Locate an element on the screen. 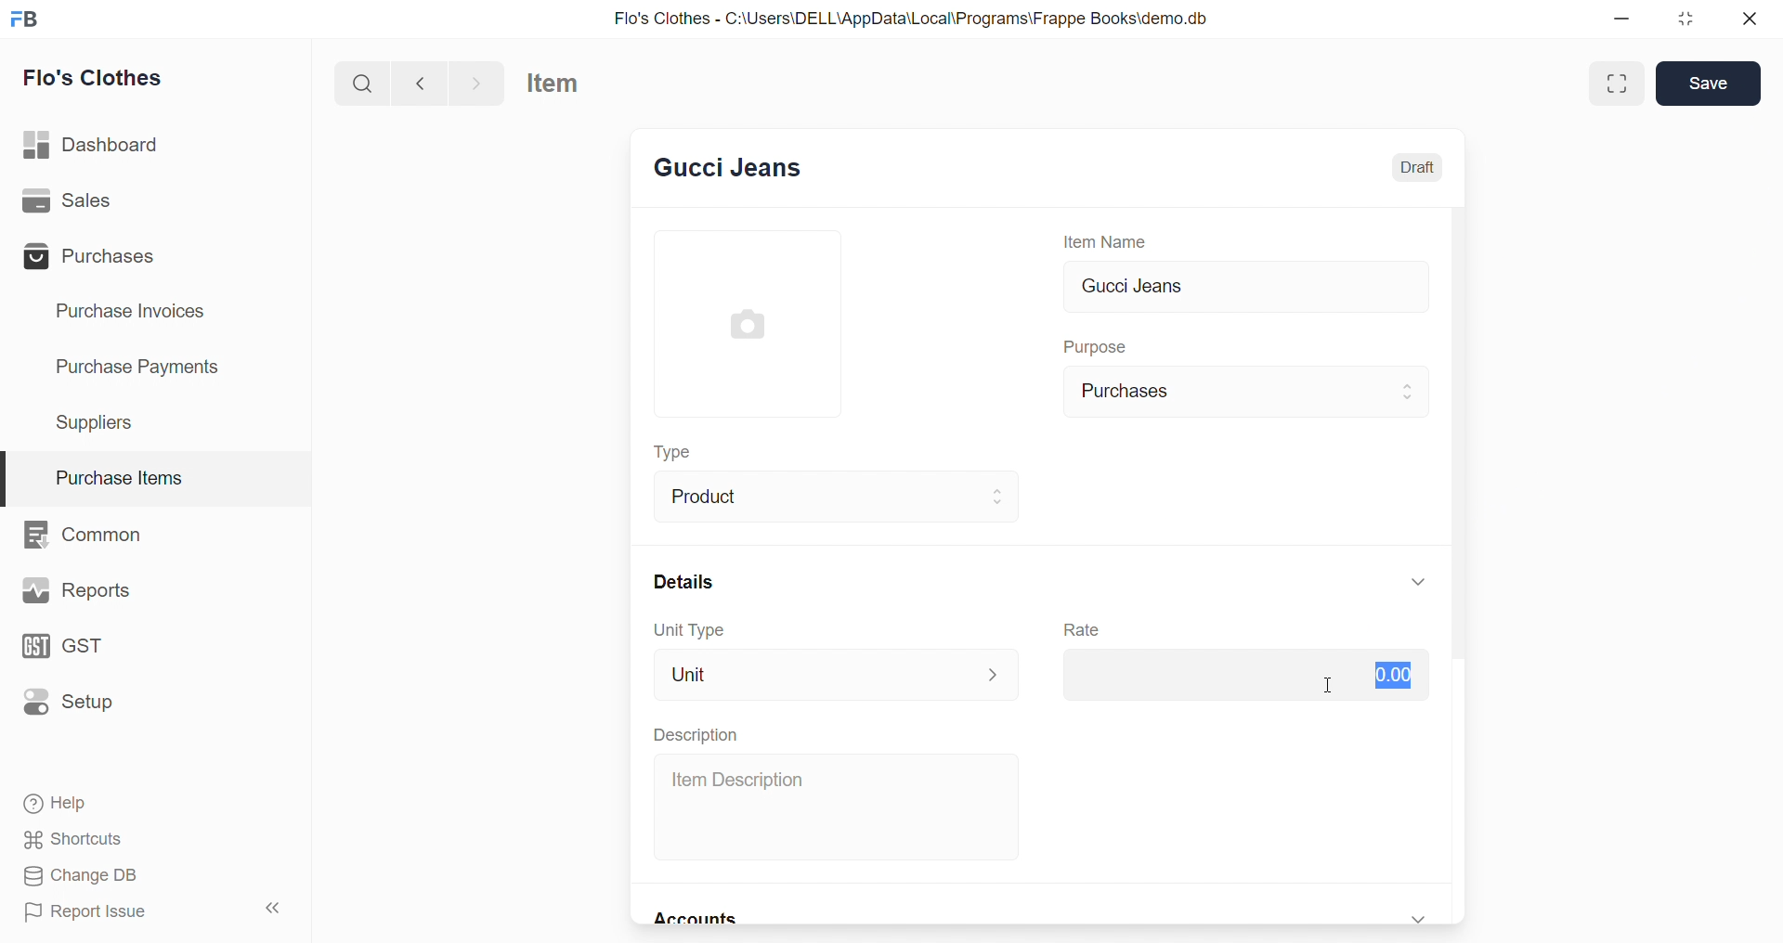 The width and height of the screenshot is (1783, 943). Dashboard is located at coordinates (99, 142).